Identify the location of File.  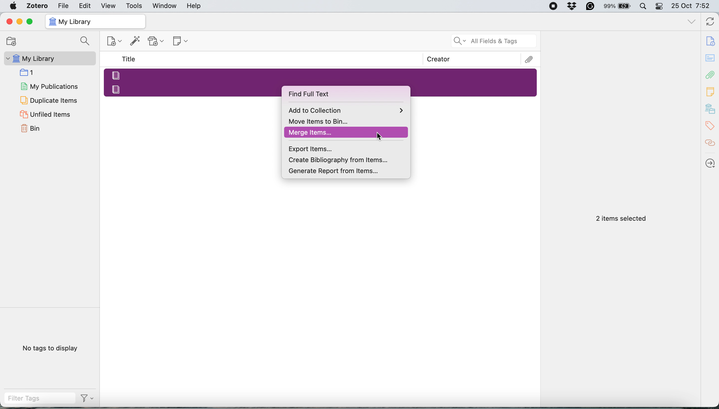
(63, 5).